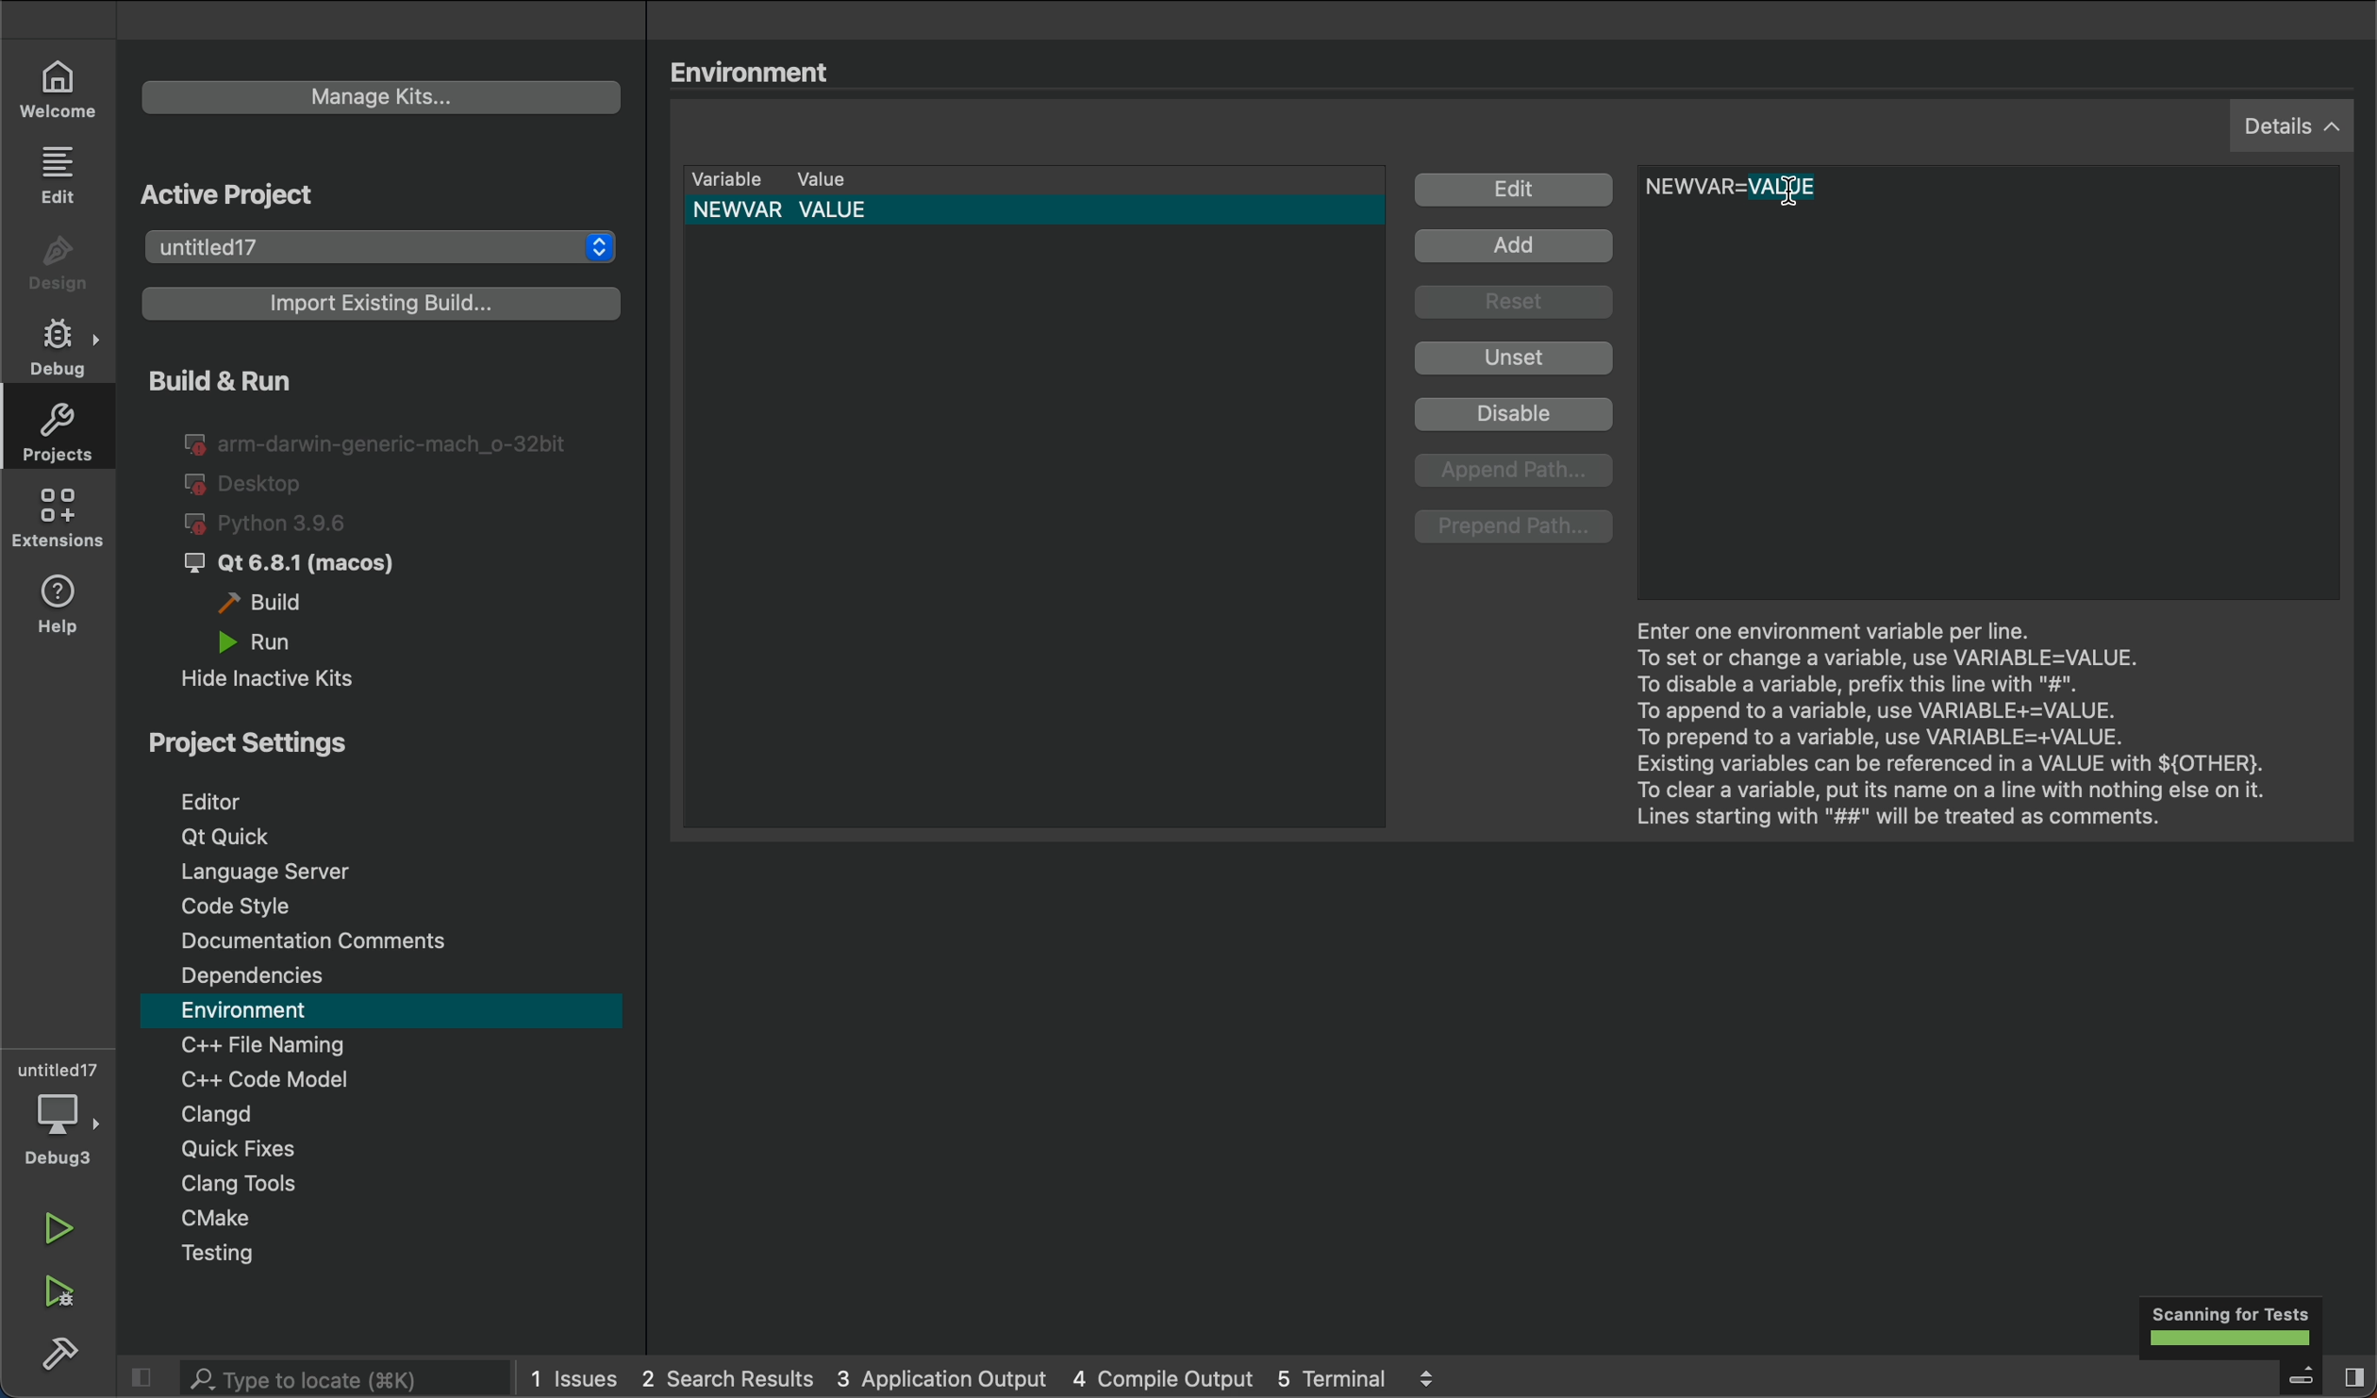 This screenshot has width=2377, height=1398. Describe the element at coordinates (291, 524) in the screenshot. I see `python 3.96` at that location.